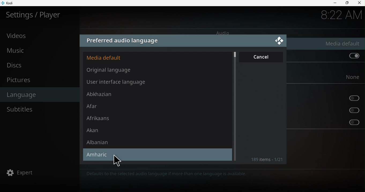  Describe the element at coordinates (34, 15) in the screenshot. I see `Settings/plater` at that location.